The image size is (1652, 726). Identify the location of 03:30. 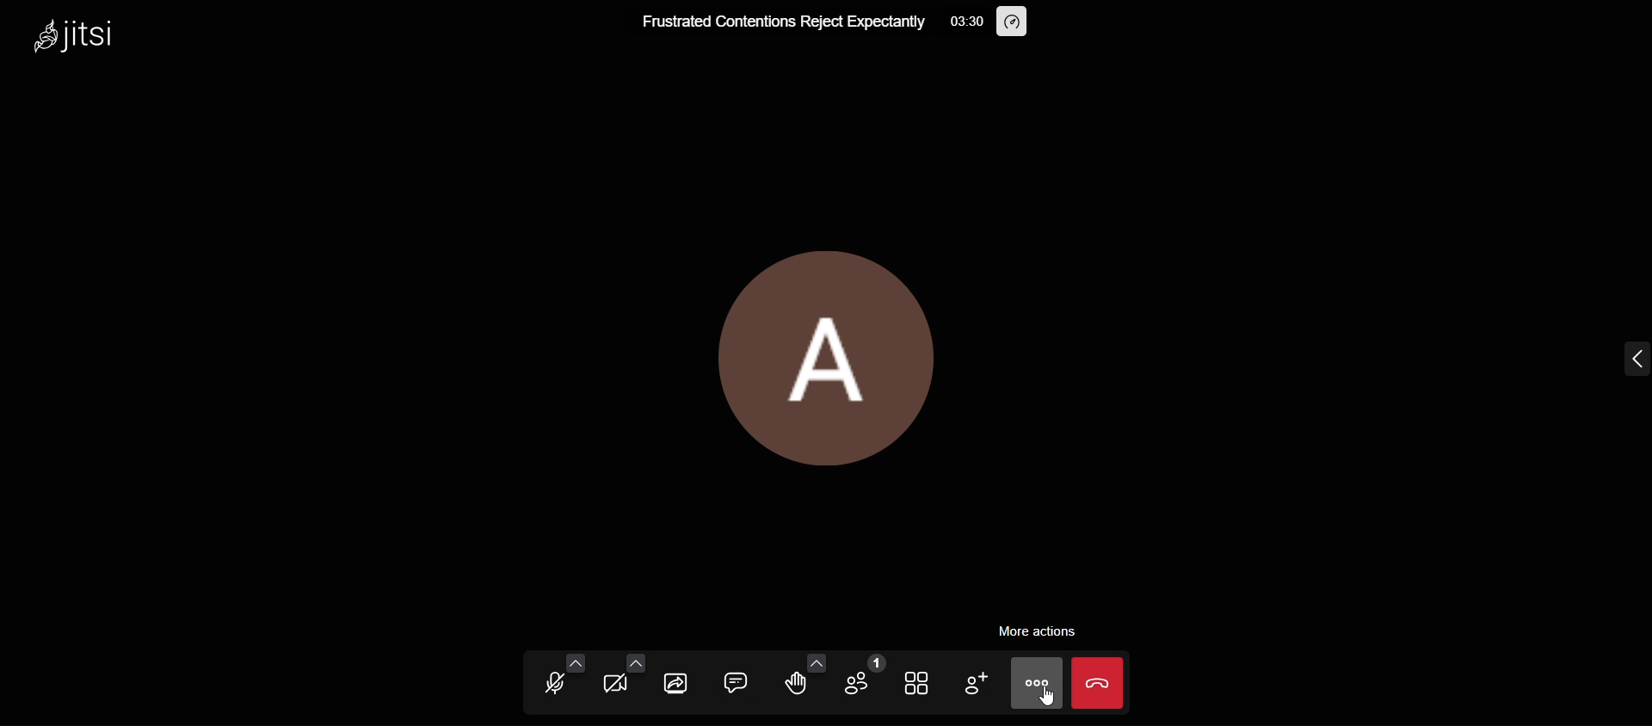
(967, 20).